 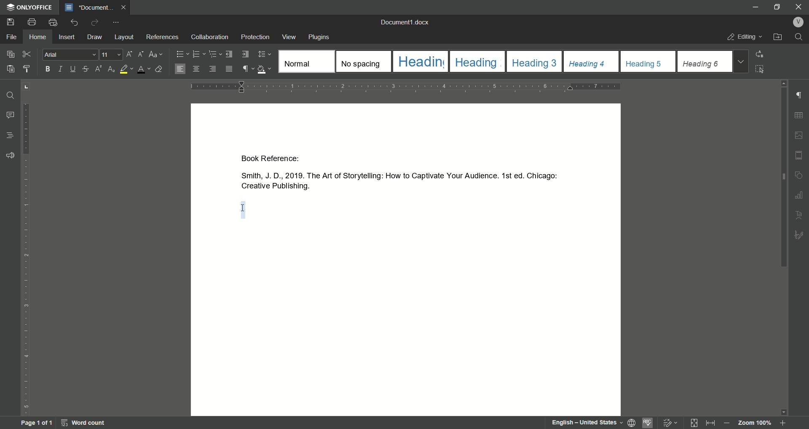 What do you see at coordinates (163, 37) in the screenshot?
I see `references` at bounding box center [163, 37].